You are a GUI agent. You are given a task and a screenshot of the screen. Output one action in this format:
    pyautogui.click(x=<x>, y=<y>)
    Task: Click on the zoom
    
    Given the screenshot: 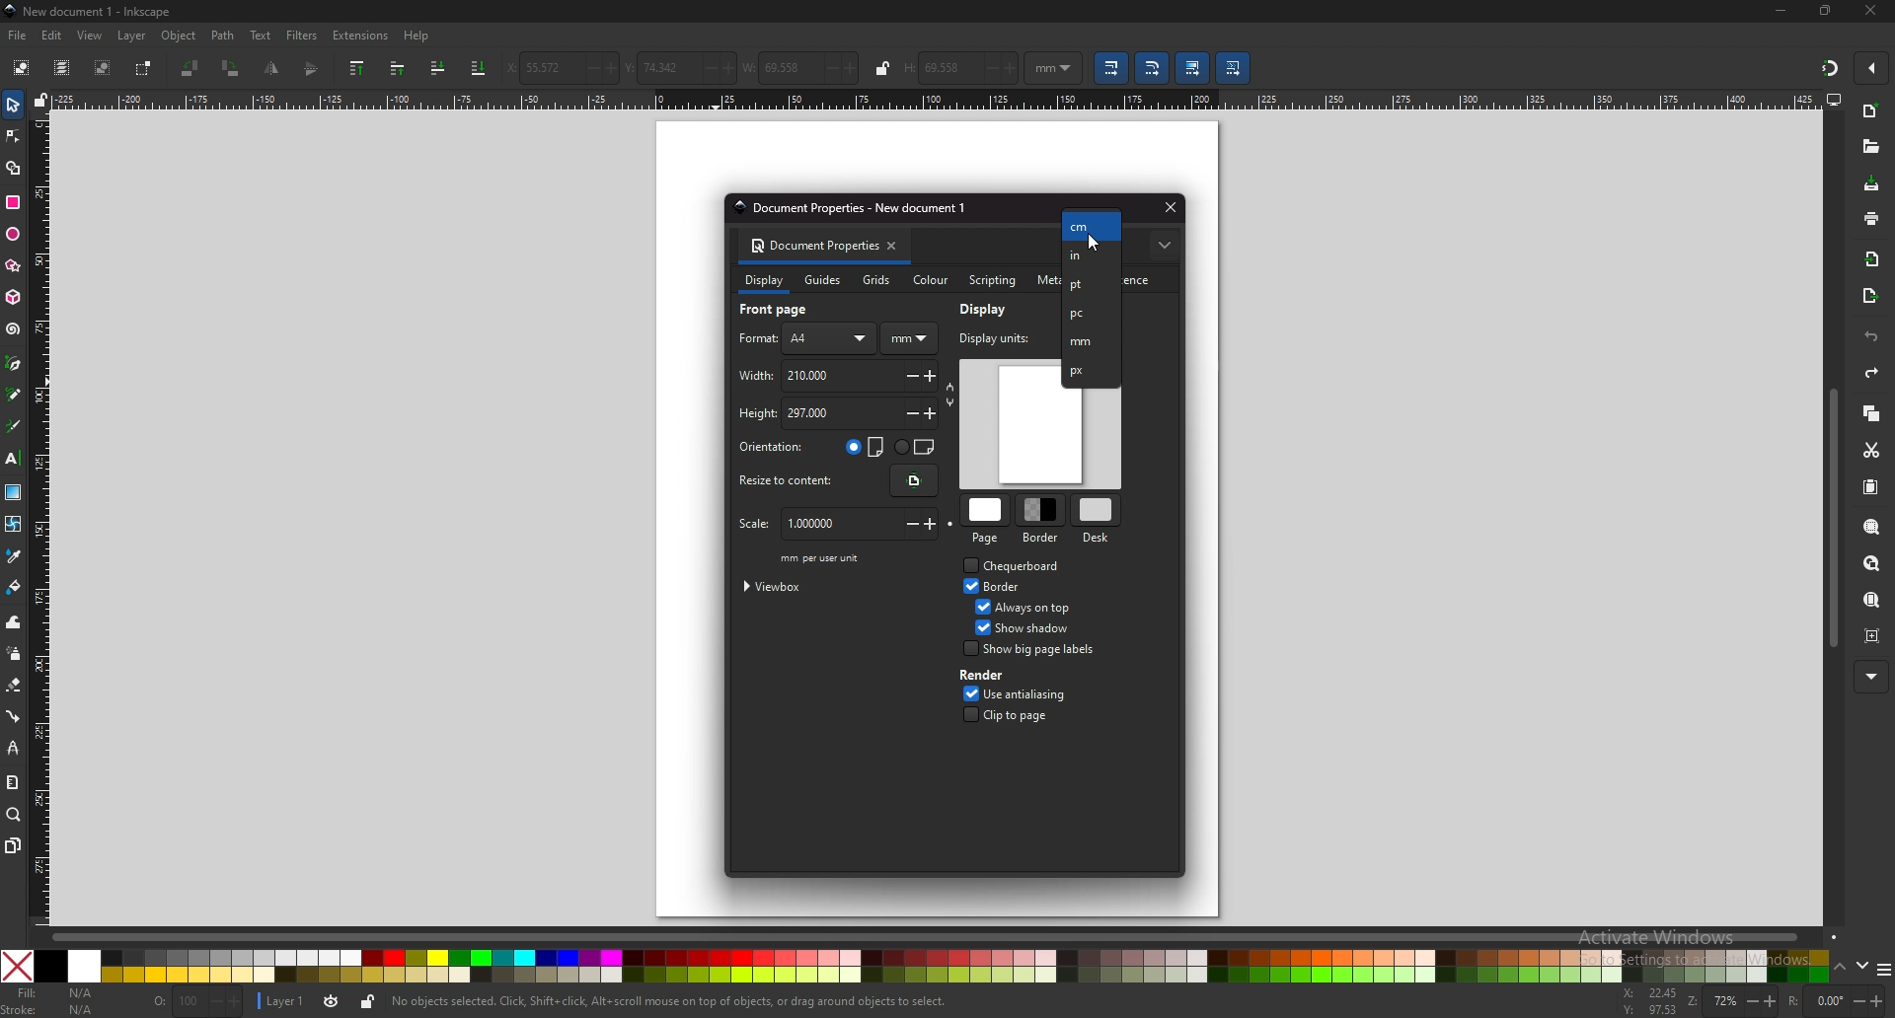 What is the action you would take?
    pyautogui.click(x=1708, y=1003)
    